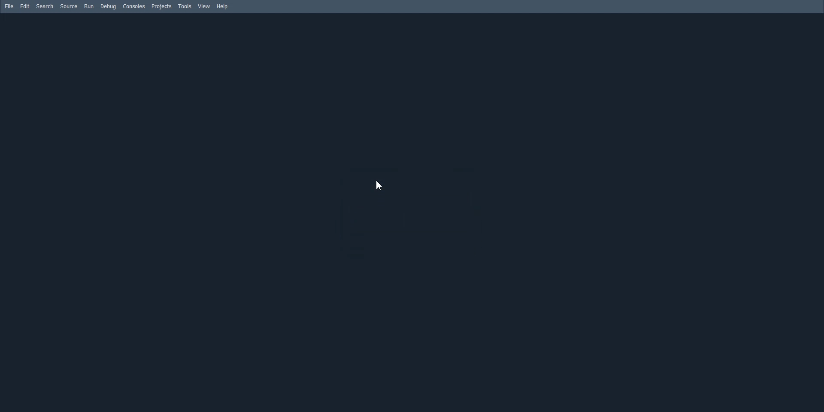  I want to click on Debug, so click(108, 6).